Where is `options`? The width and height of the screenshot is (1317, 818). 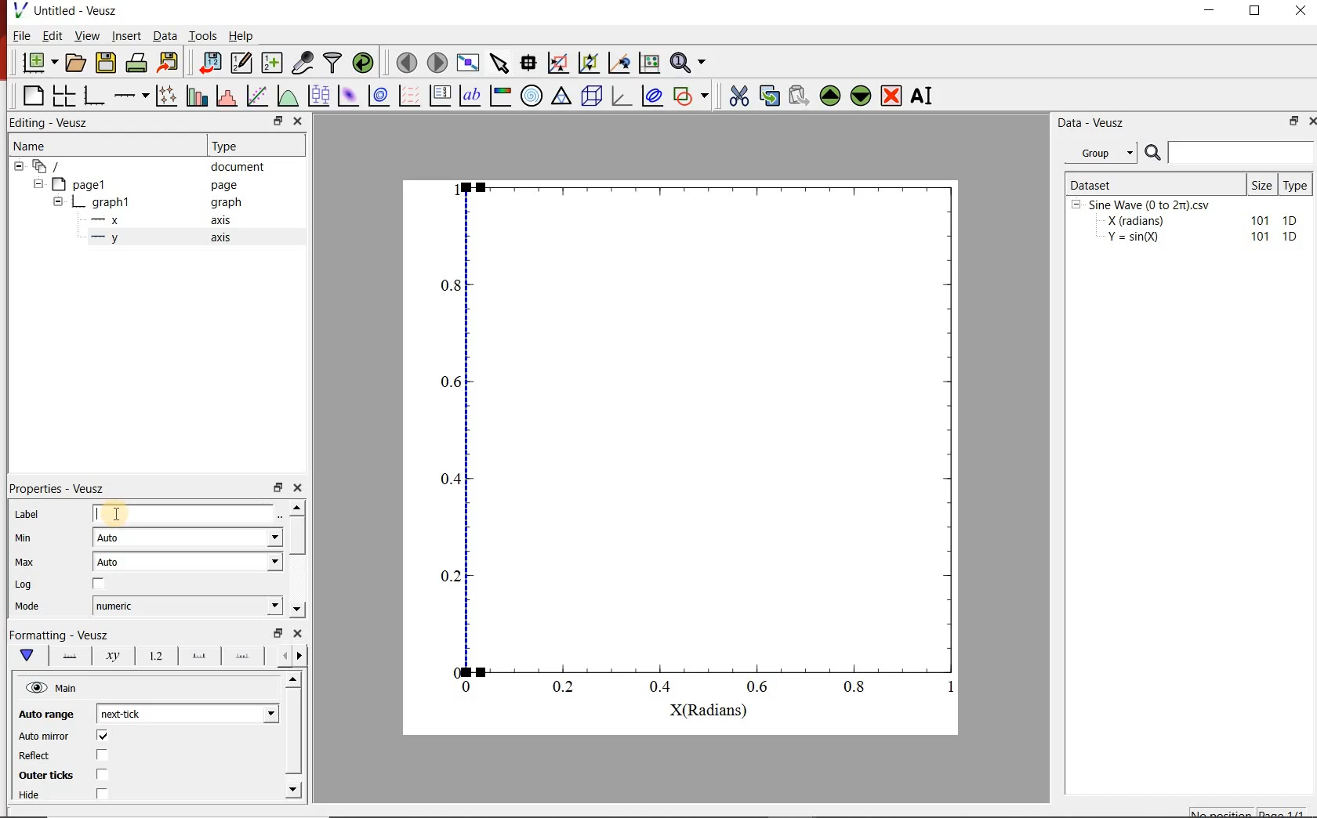 options is located at coordinates (196, 657).